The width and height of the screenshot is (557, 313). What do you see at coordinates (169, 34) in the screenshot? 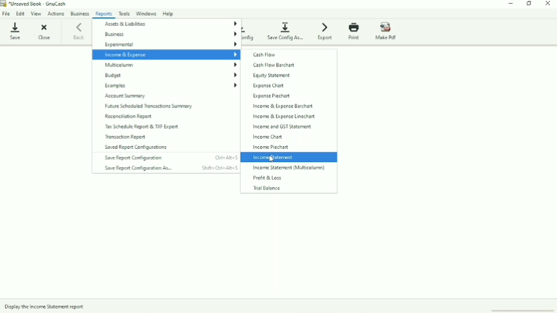
I see `Business` at bounding box center [169, 34].